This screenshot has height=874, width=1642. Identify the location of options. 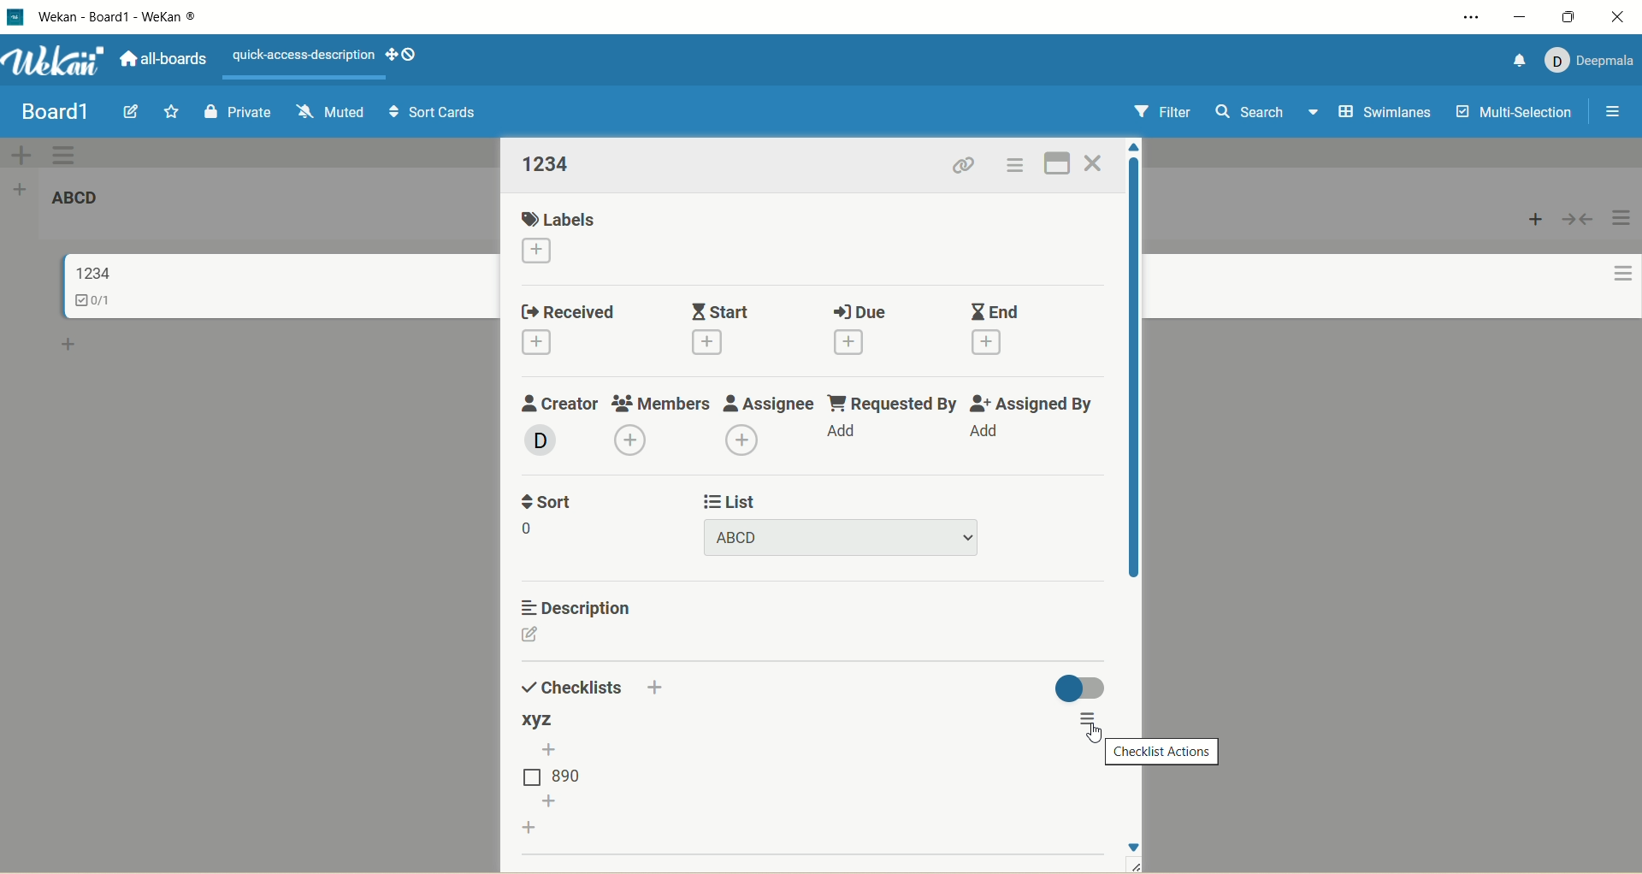
(1018, 165).